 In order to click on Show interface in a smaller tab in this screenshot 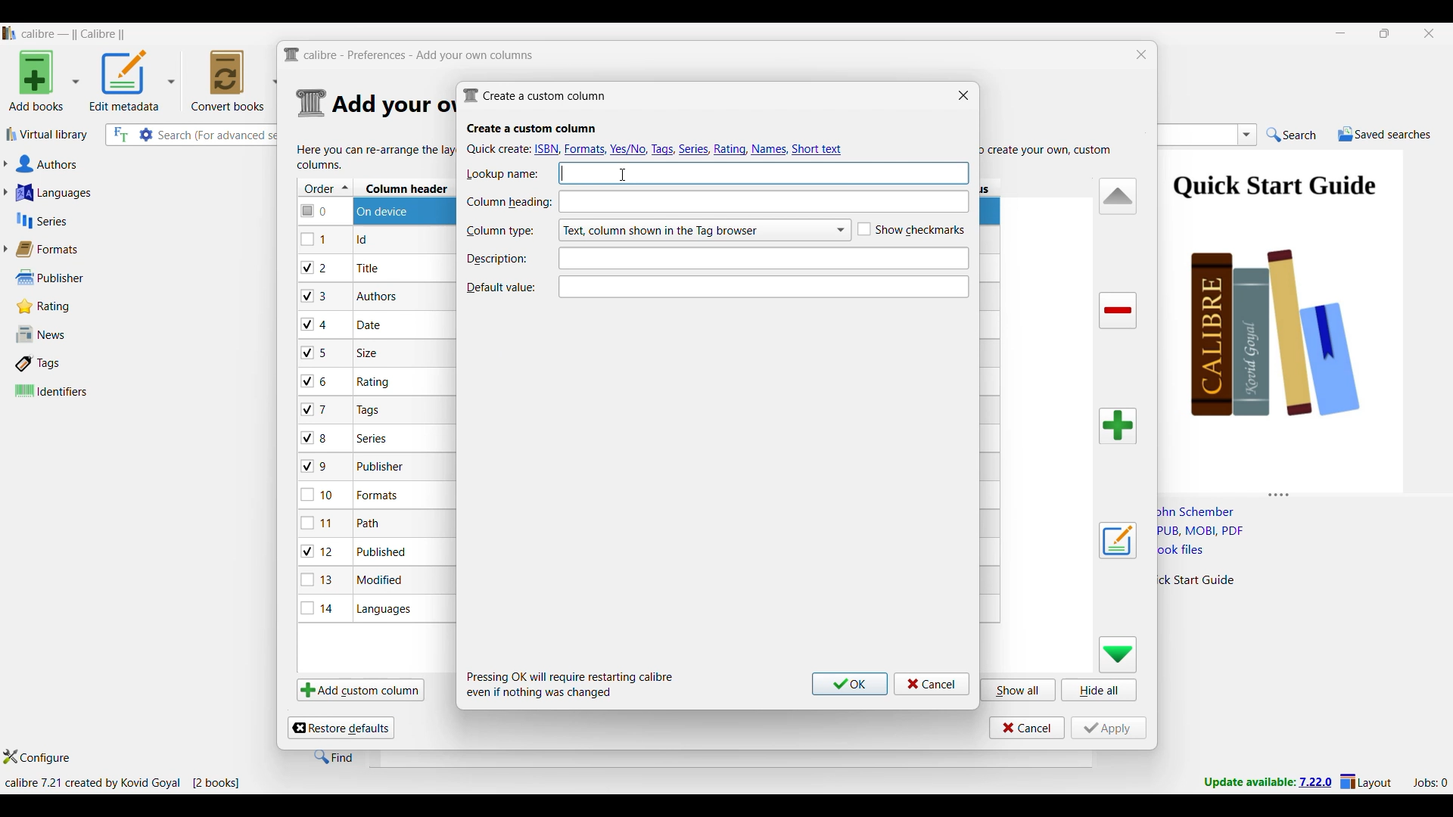, I will do `click(1386, 33)`.